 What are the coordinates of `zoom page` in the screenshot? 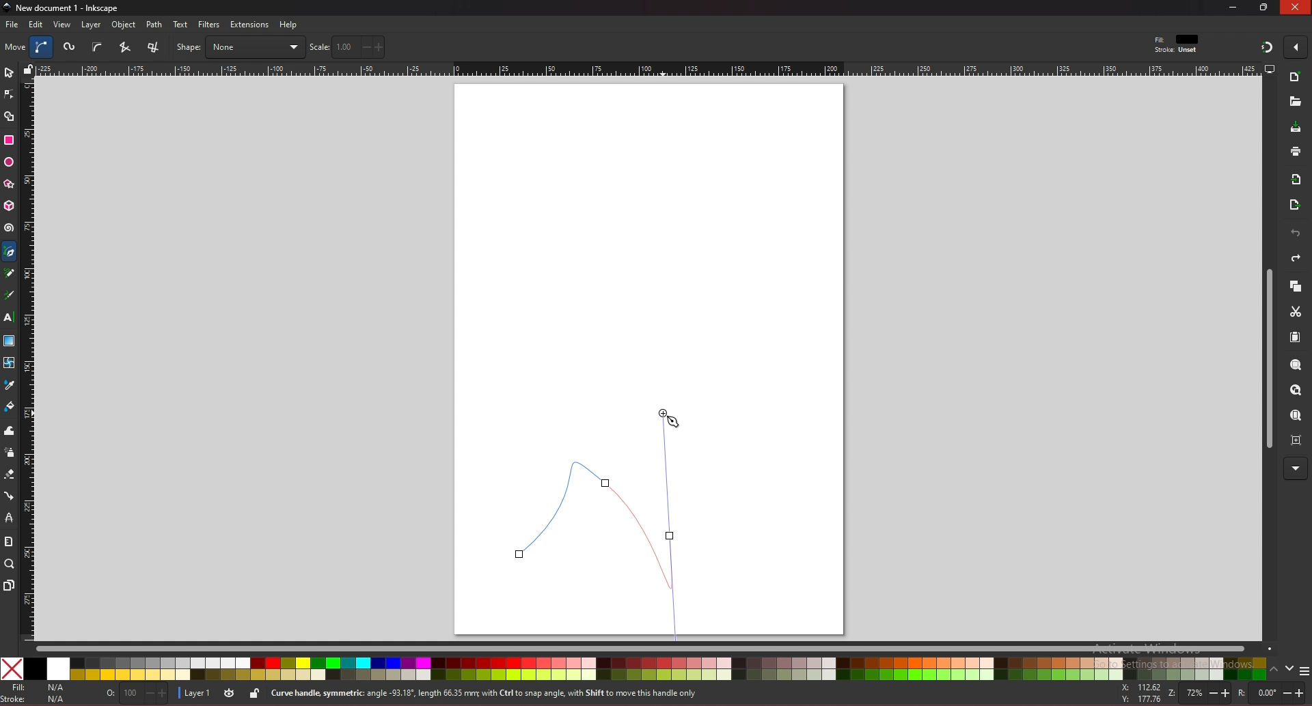 It's located at (1295, 416).